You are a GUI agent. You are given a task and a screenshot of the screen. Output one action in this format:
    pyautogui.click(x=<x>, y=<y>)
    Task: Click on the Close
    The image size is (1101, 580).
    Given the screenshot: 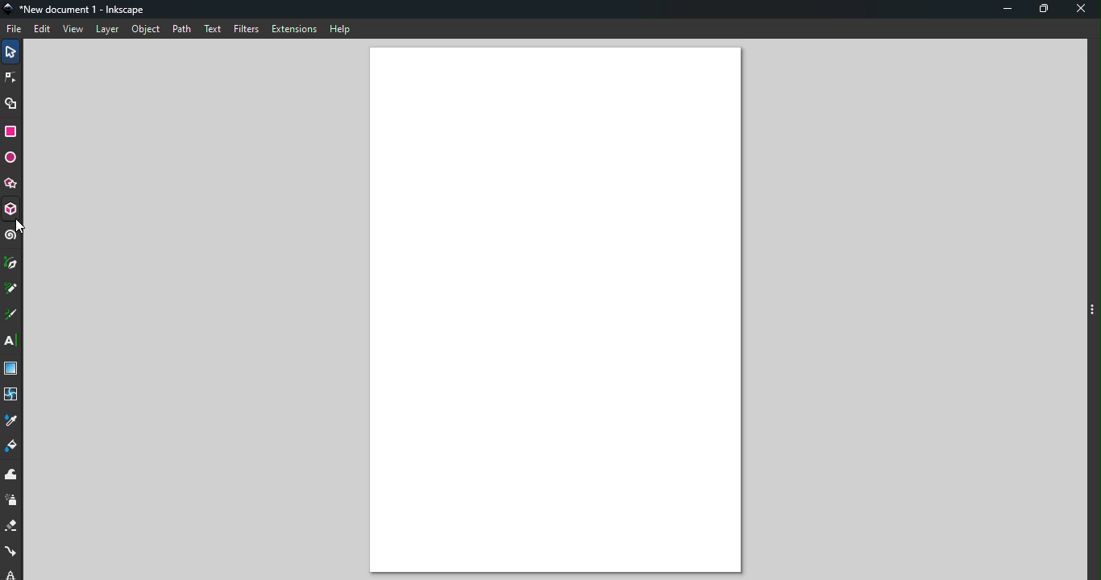 What is the action you would take?
    pyautogui.click(x=1081, y=11)
    